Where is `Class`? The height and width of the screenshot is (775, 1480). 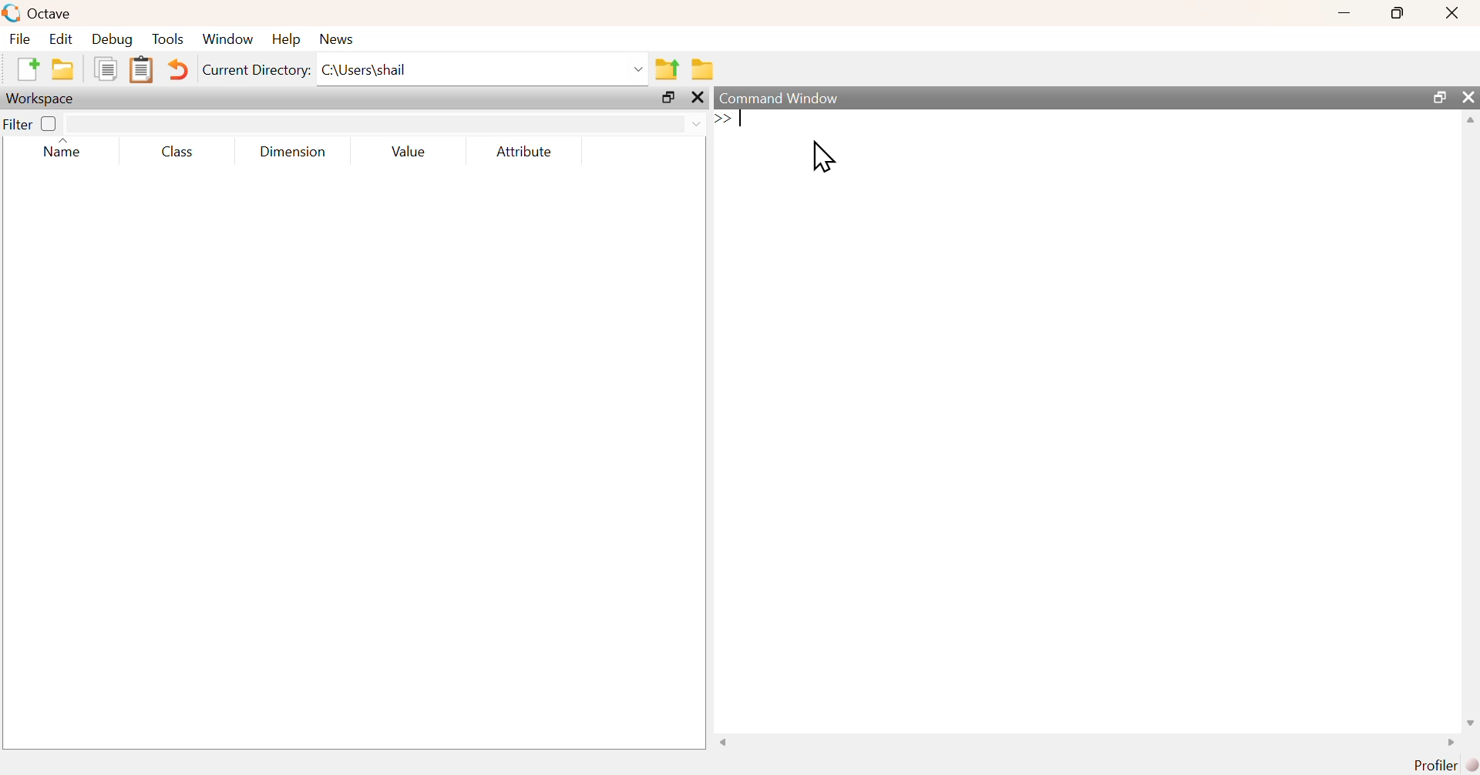 Class is located at coordinates (173, 153).